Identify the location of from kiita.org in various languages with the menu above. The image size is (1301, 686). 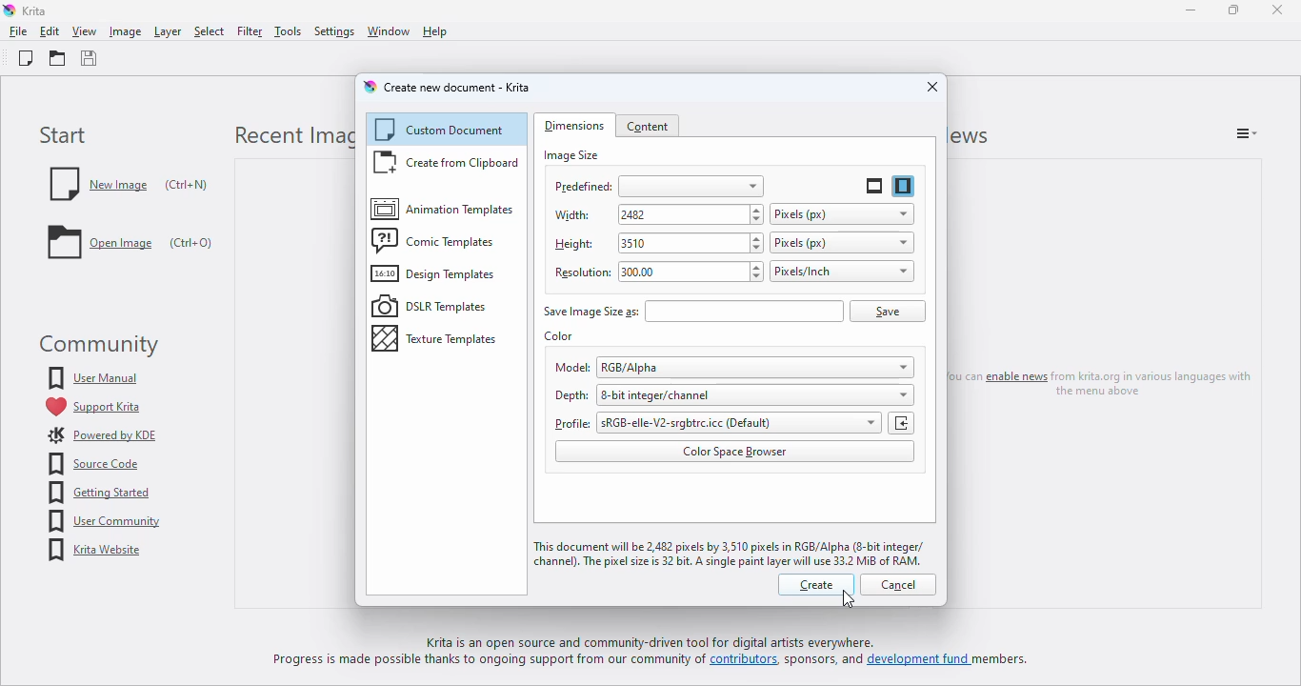
(1157, 383).